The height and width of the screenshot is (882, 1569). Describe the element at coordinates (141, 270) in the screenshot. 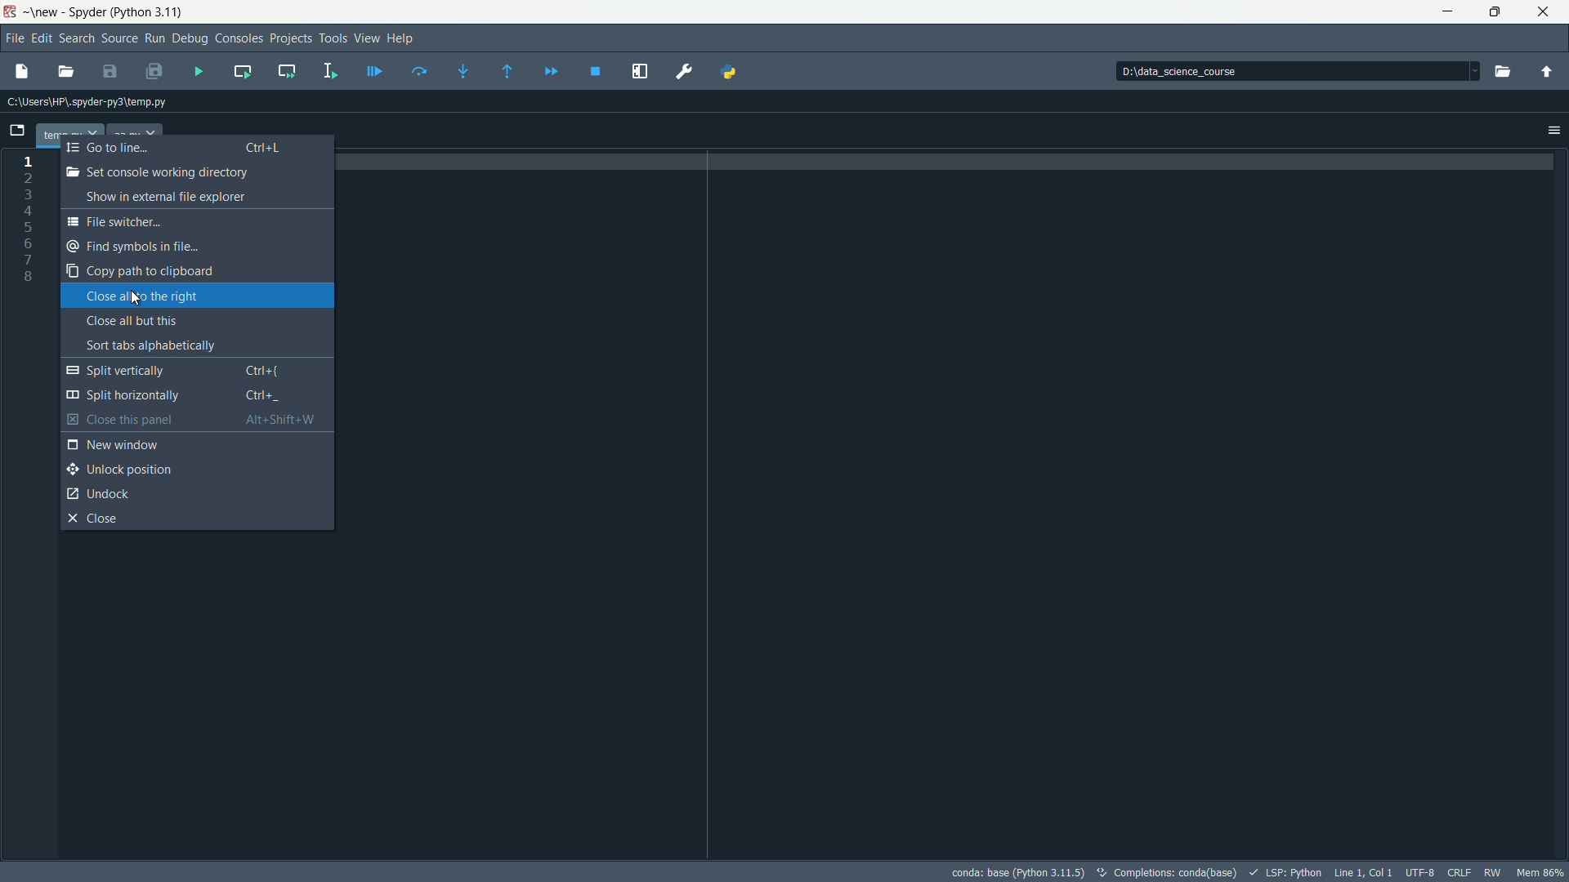

I see `copy to clipboard` at that location.